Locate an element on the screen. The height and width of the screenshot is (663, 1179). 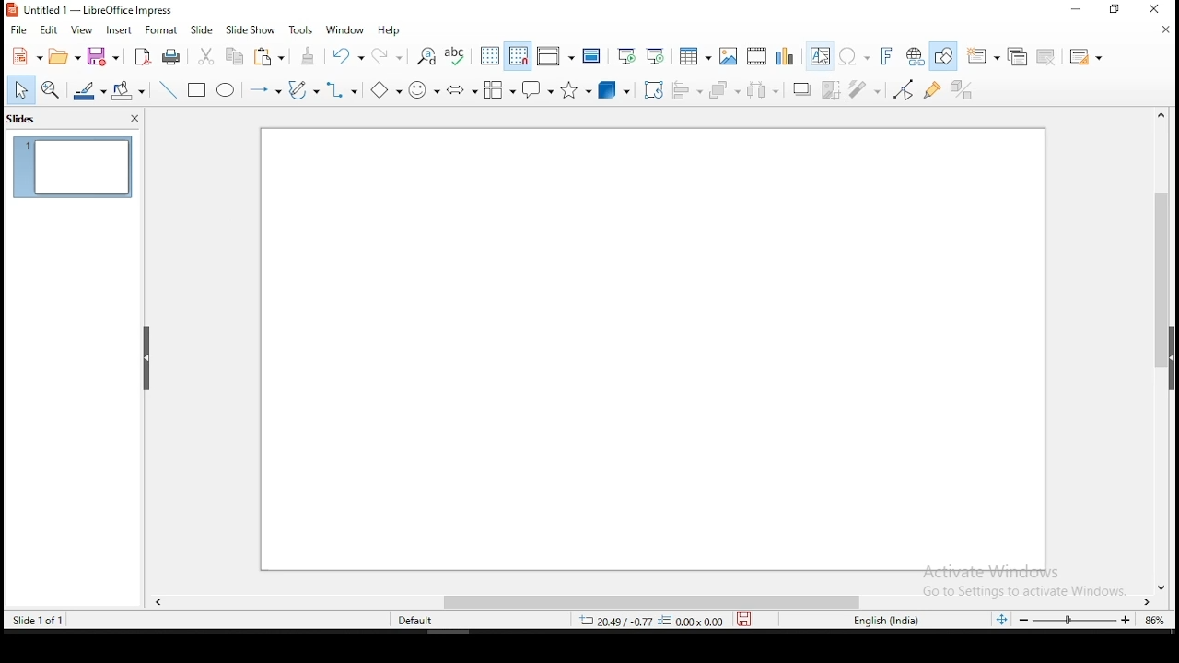
close is located at coordinates (1161, 31).